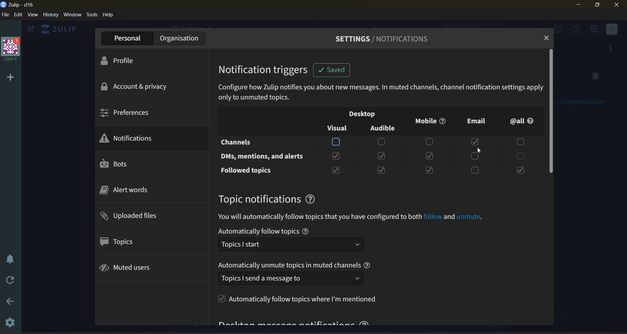  Describe the element at coordinates (476, 142) in the screenshot. I see `checkbox` at that location.